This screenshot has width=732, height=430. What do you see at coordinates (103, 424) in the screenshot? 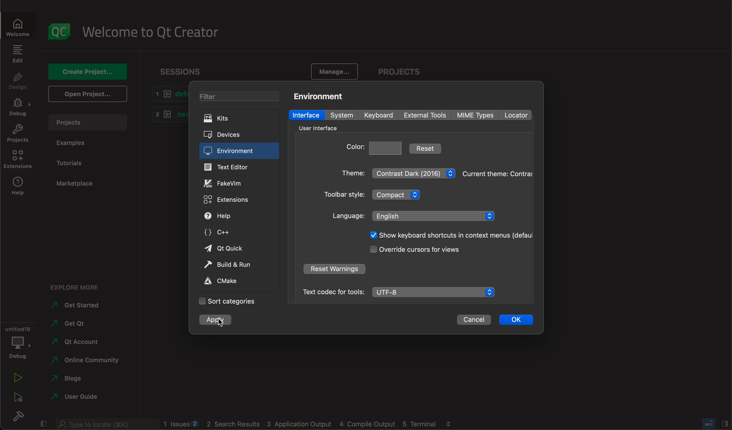
I see `` at bounding box center [103, 424].